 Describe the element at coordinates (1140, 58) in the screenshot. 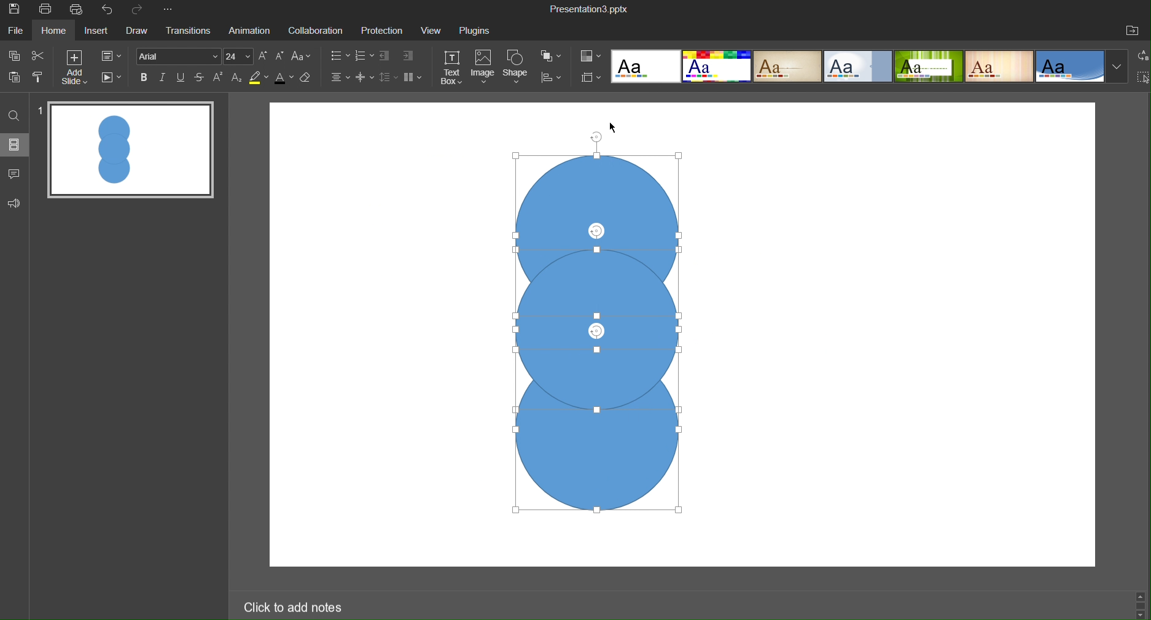

I see `Replace` at that location.